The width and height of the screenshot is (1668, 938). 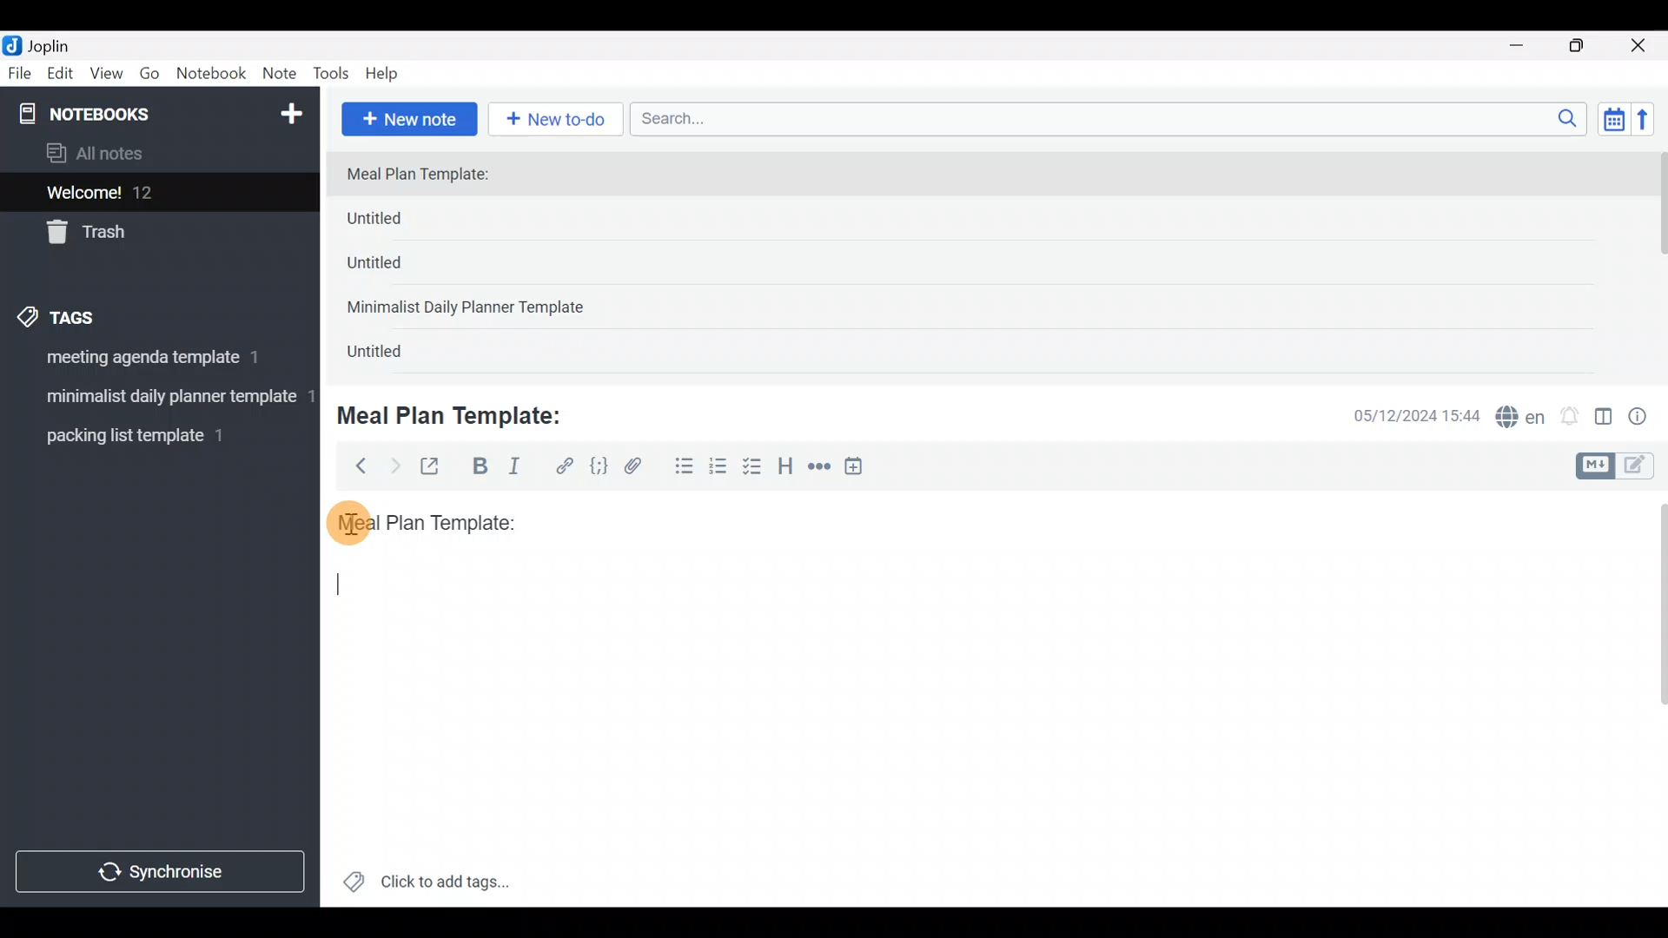 What do you see at coordinates (149, 234) in the screenshot?
I see `Trash` at bounding box center [149, 234].